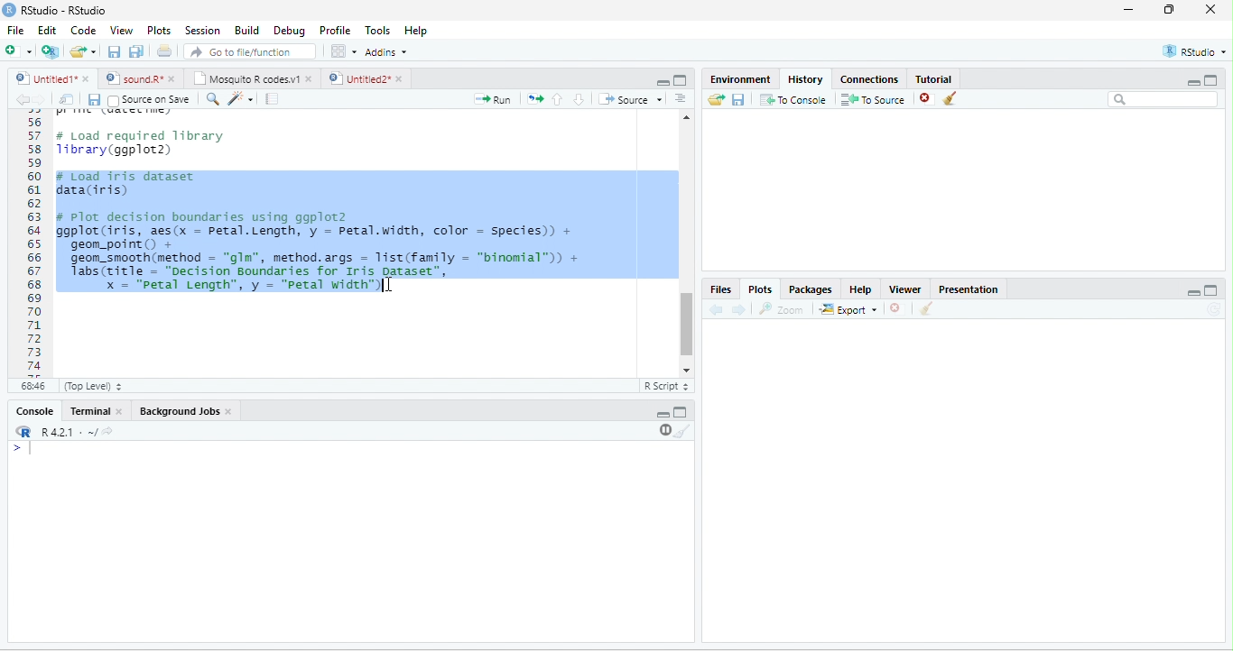 This screenshot has height=651, width=1233. Describe the element at coordinates (134, 78) in the screenshot. I see `sound.R` at that location.